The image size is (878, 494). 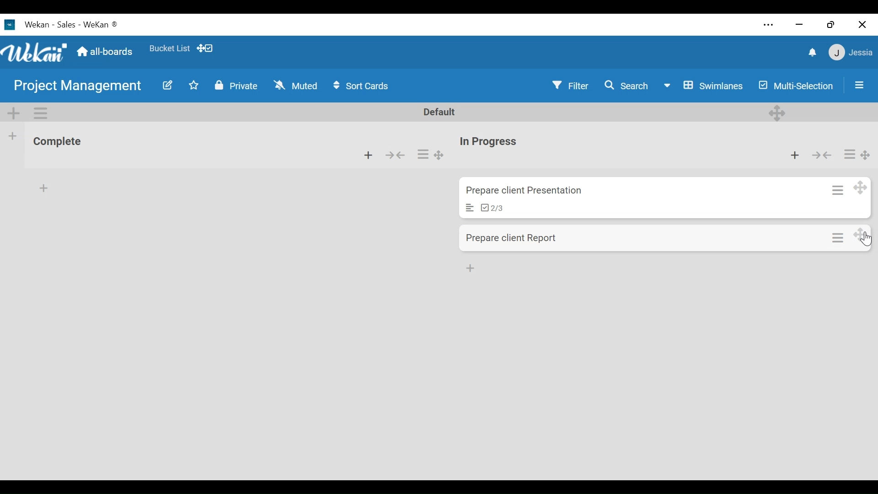 I want to click on Add card to top list , so click(x=795, y=156).